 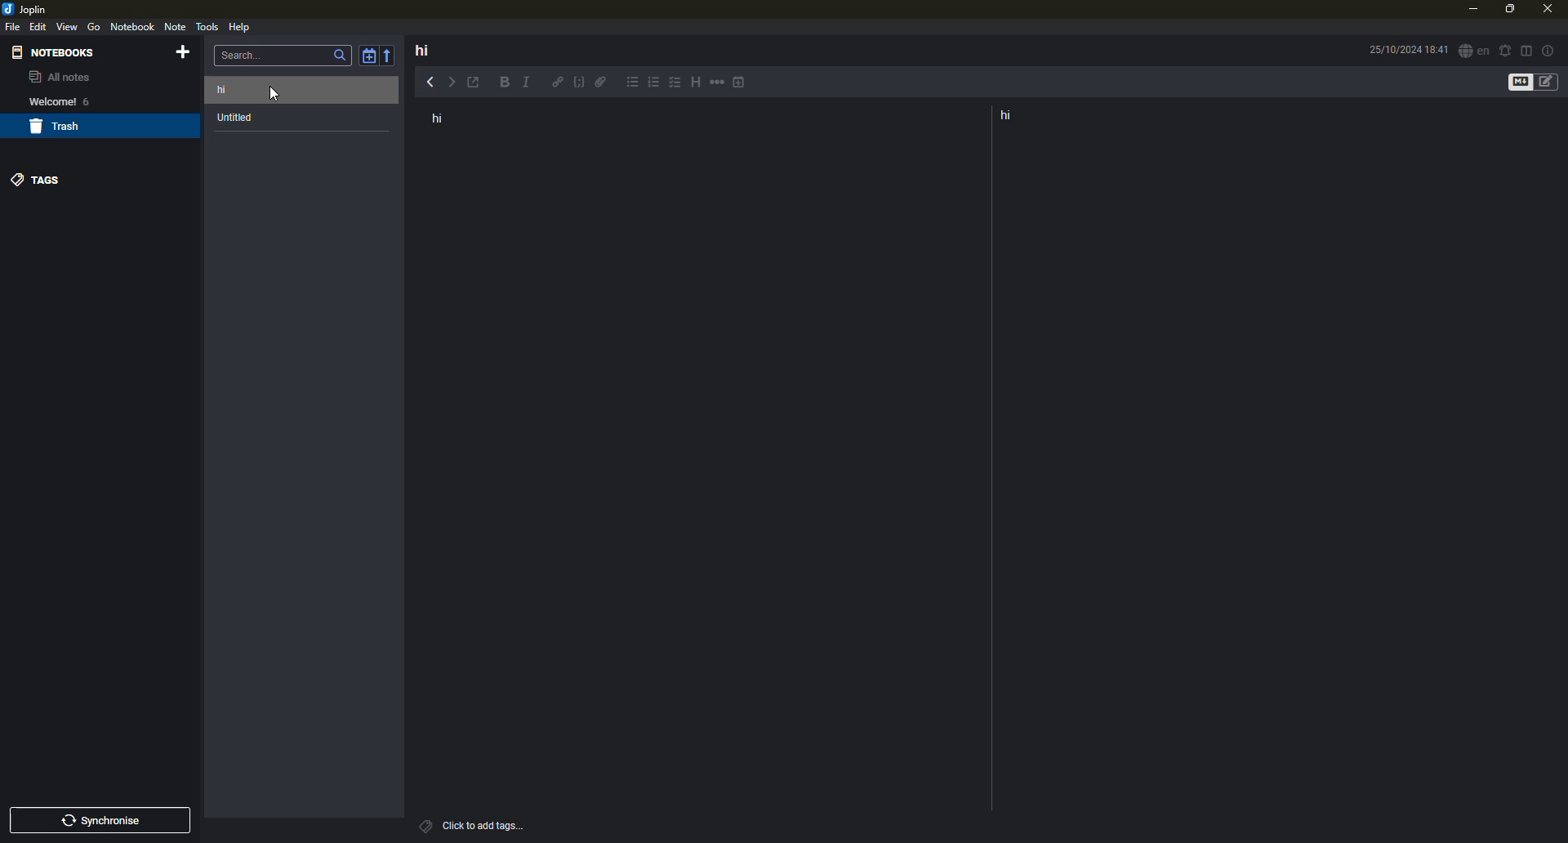 What do you see at coordinates (59, 78) in the screenshot?
I see `all notes` at bounding box center [59, 78].